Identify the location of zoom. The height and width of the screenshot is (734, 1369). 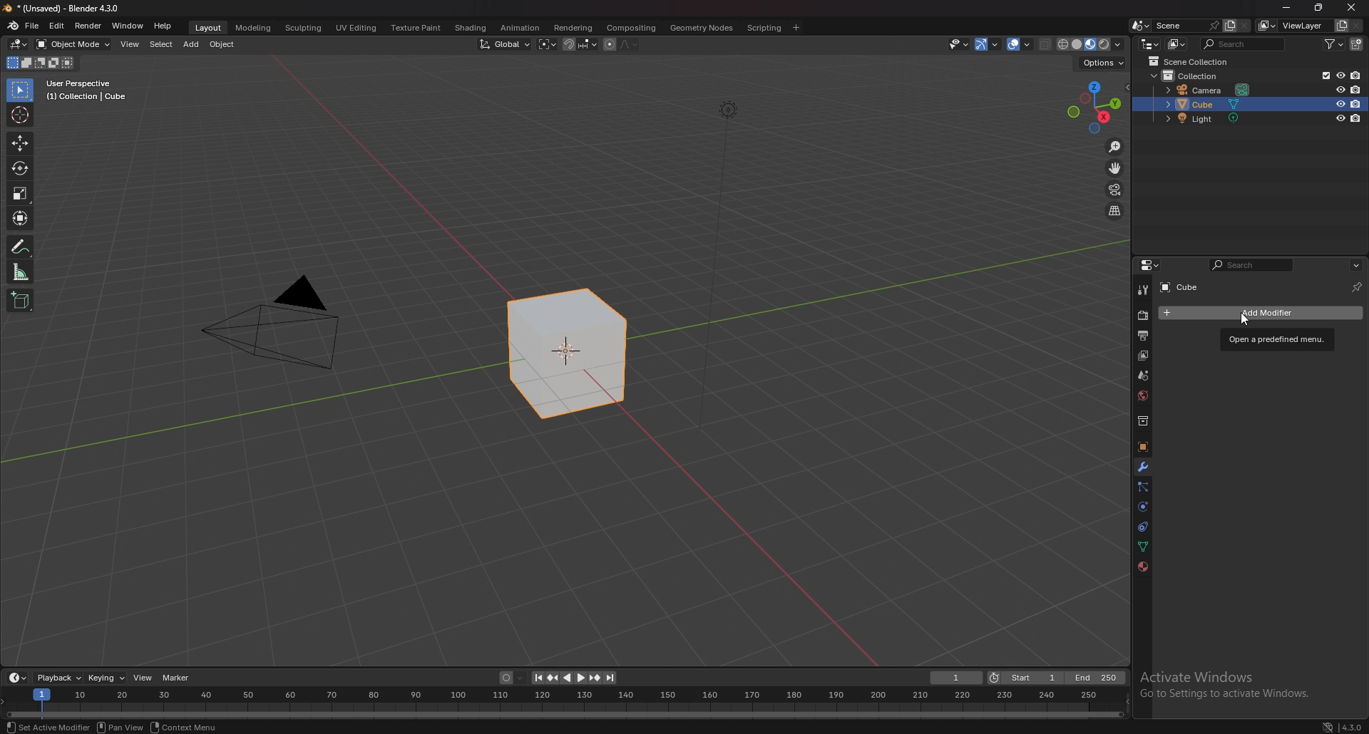
(1114, 147).